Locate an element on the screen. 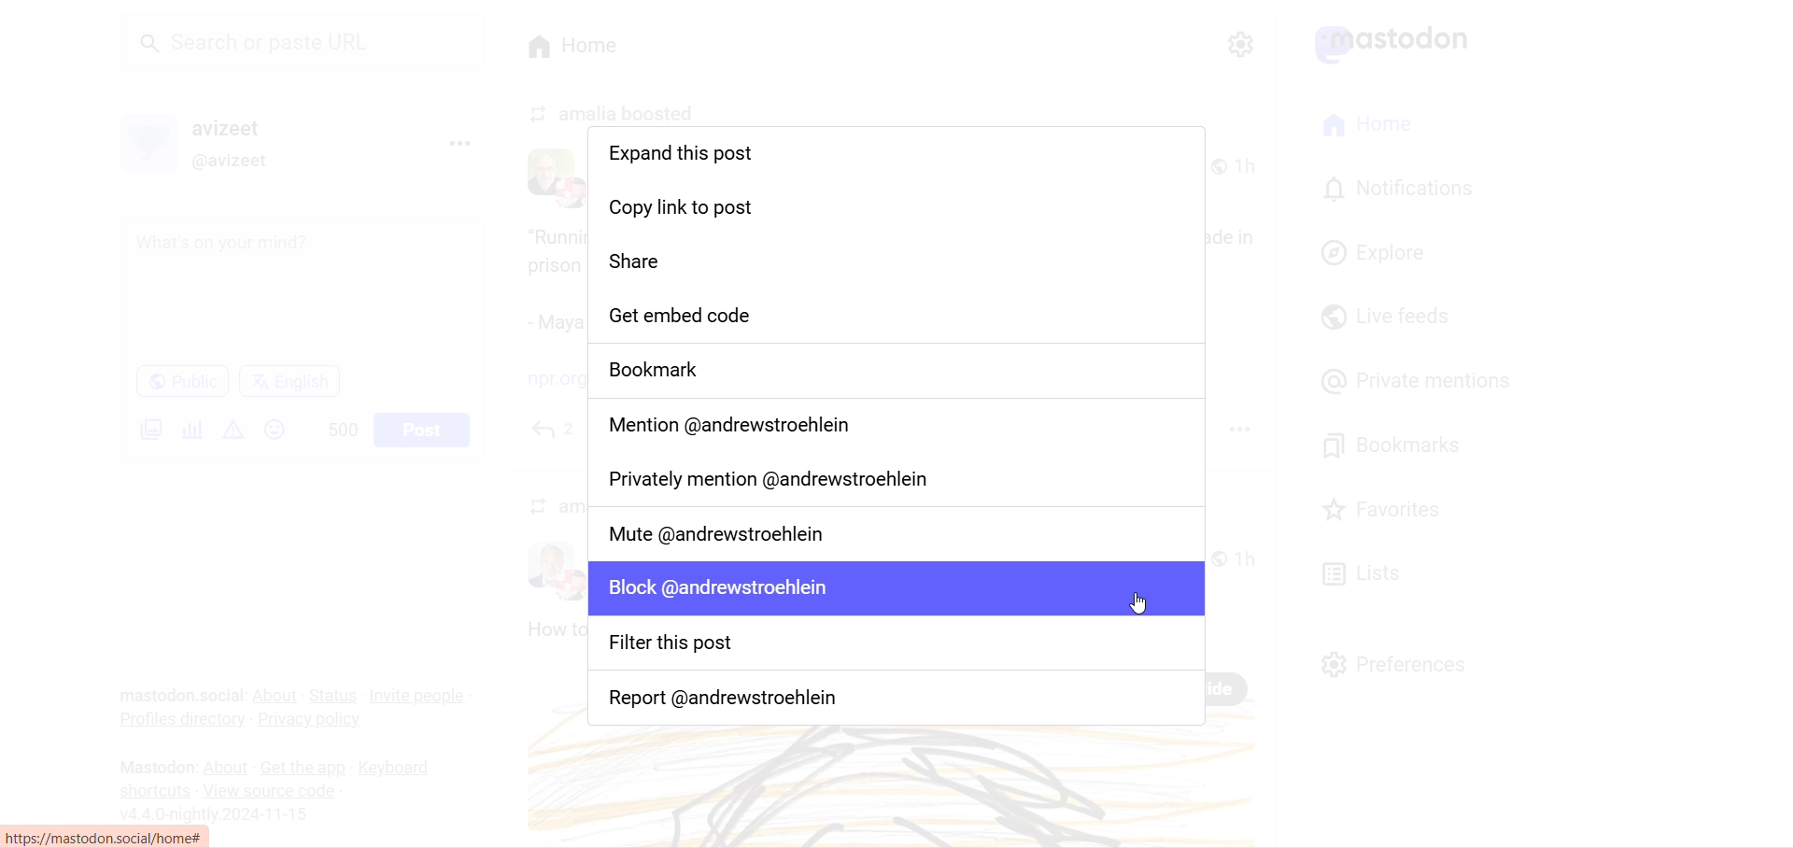 Image resolution: width=1793 pixels, height=848 pixels. Privately Mention is located at coordinates (900, 481).